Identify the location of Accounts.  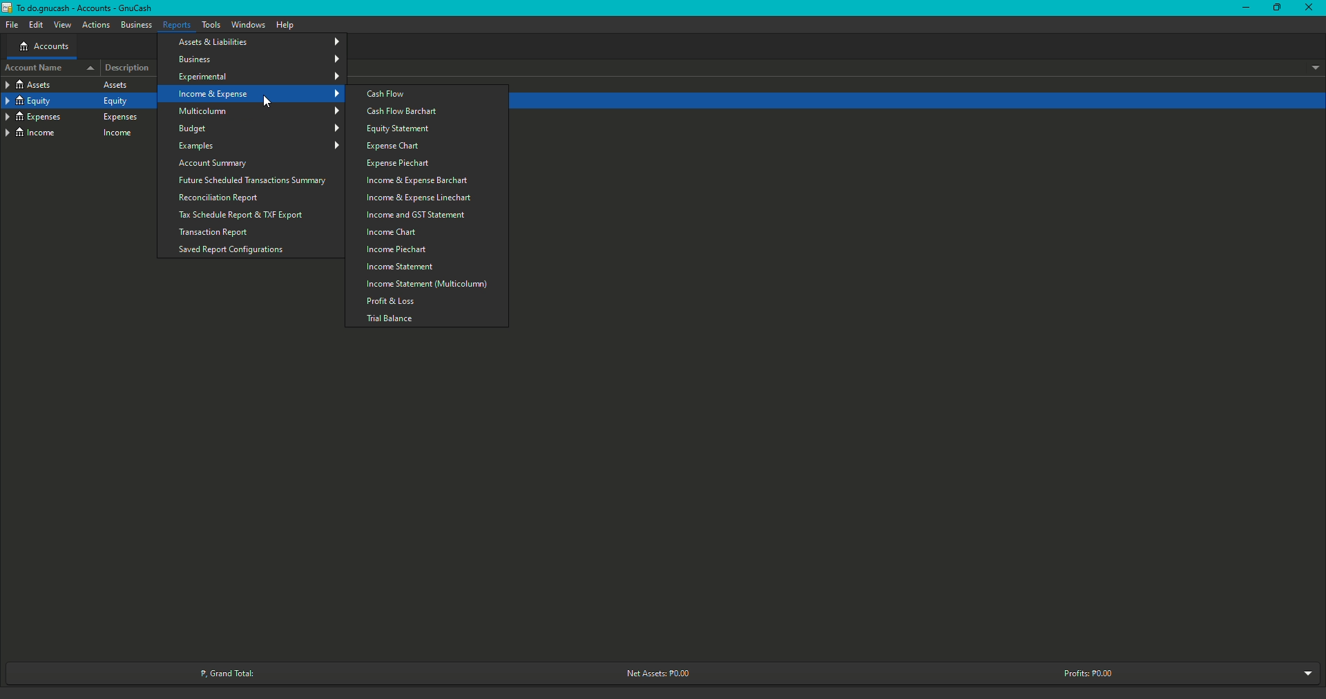
(44, 46).